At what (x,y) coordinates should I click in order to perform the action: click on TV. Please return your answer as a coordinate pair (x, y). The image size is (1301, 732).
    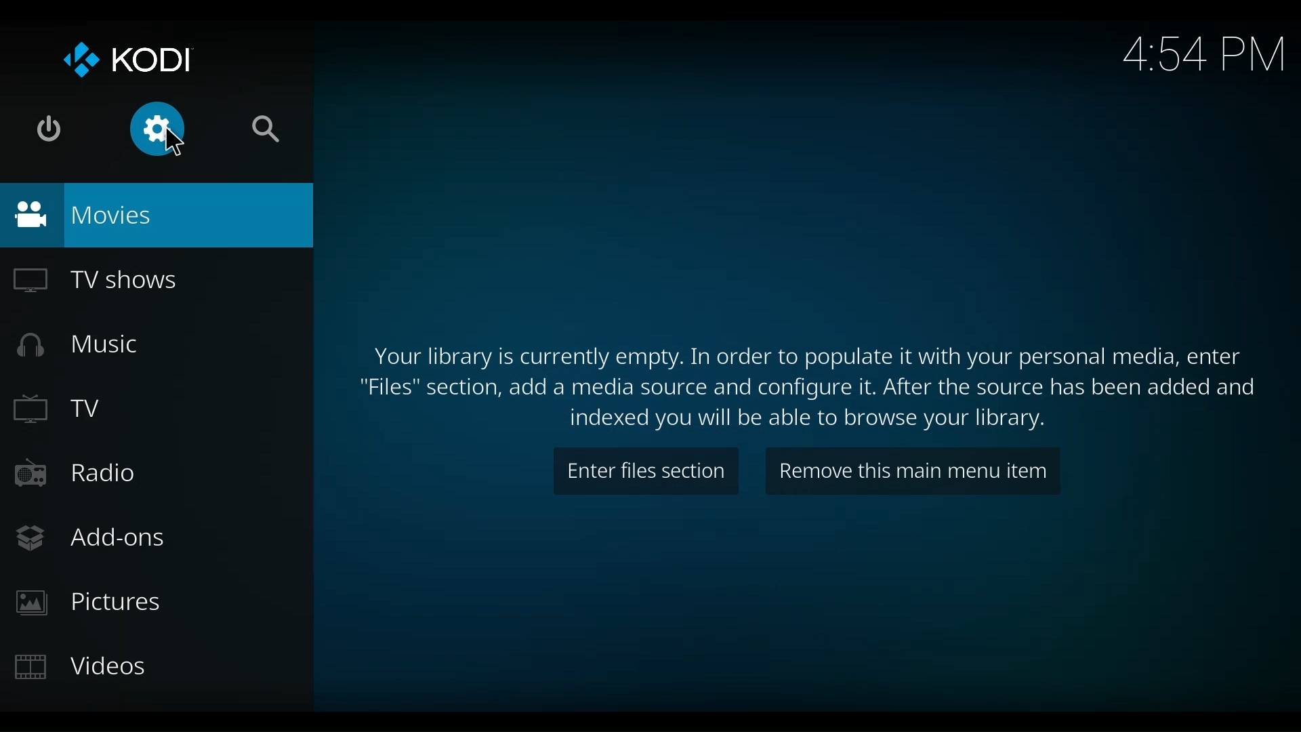
    Looking at the image, I should click on (55, 409).